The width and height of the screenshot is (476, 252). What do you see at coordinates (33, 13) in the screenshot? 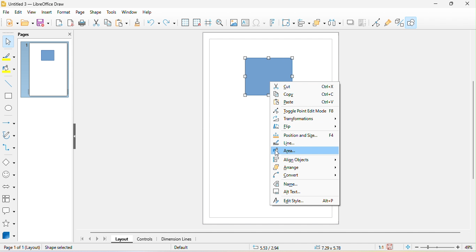
I see `view` at bounding box center [33, 13].